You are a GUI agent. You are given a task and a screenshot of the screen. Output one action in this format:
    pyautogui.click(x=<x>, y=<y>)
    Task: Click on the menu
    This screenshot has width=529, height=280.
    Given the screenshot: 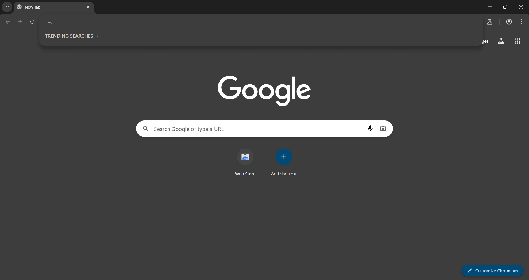 What is the action you would take?
    pyautogui.click(x=522, y=21)
    